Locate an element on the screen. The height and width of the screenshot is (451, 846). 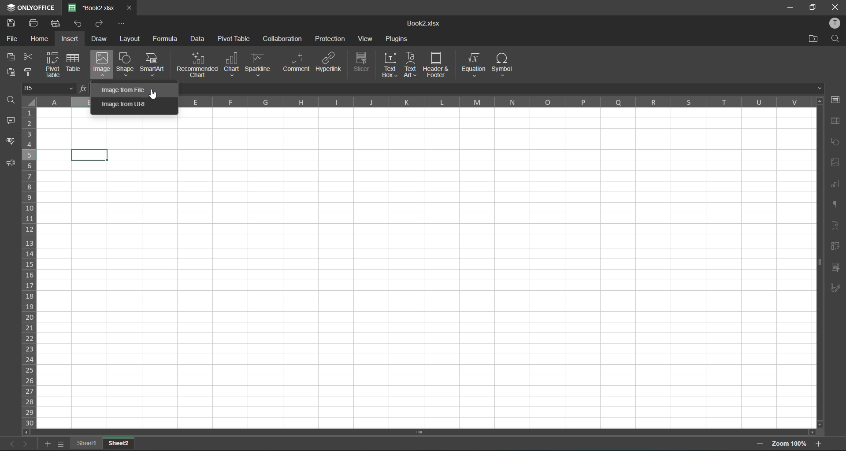
*Book2.xlsx is located at coordinates (93, 7).